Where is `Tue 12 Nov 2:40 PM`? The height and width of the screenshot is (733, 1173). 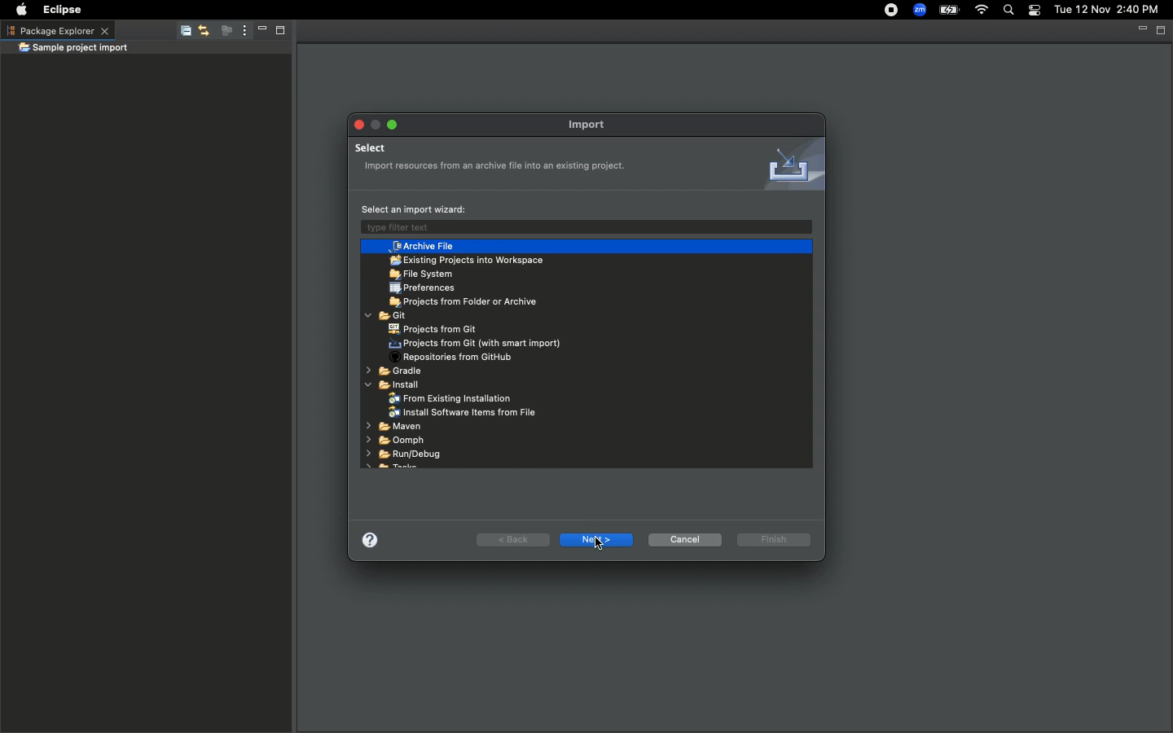
Tue 12 Nov 2:40 PM is located at coordinates (1106, 10).